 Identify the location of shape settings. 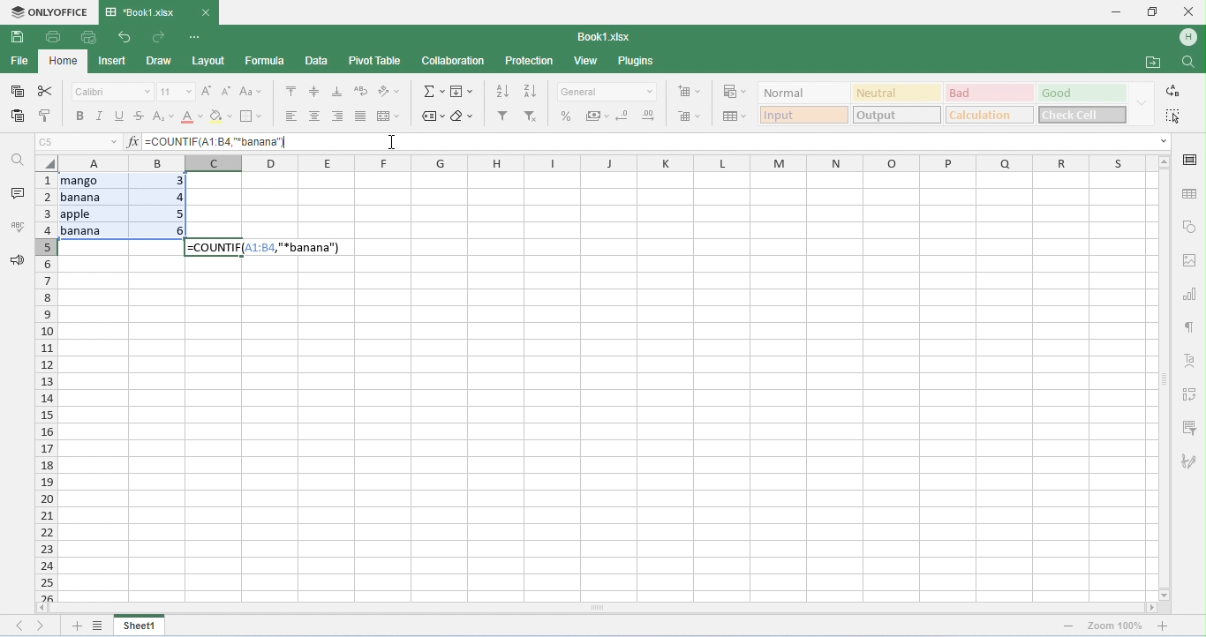
(1191, 228).